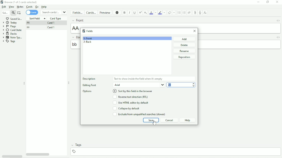 This screenshot has width=282, height=158. I want to click on Resize, so click(69, 83).